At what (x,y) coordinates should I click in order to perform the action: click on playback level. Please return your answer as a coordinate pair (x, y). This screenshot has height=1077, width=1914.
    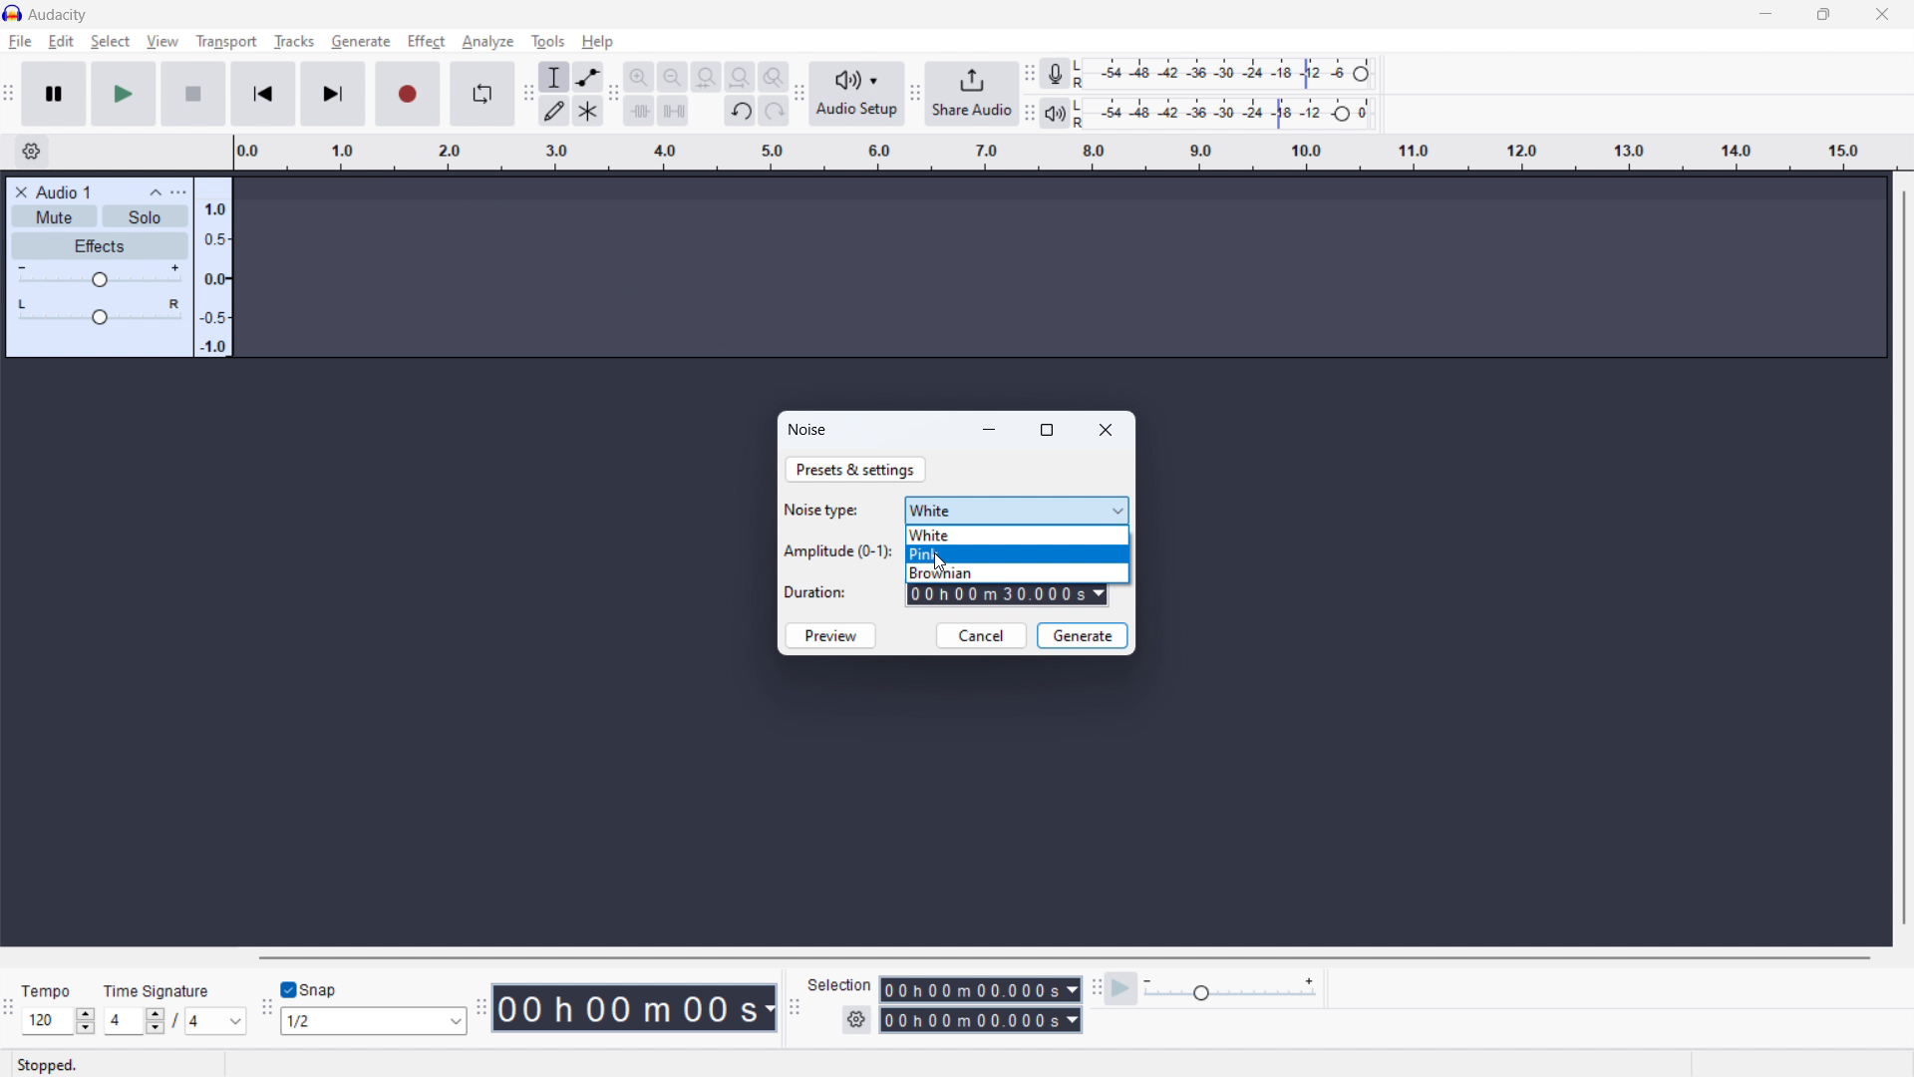
    Looking at the image, I should click on (1224, 114).